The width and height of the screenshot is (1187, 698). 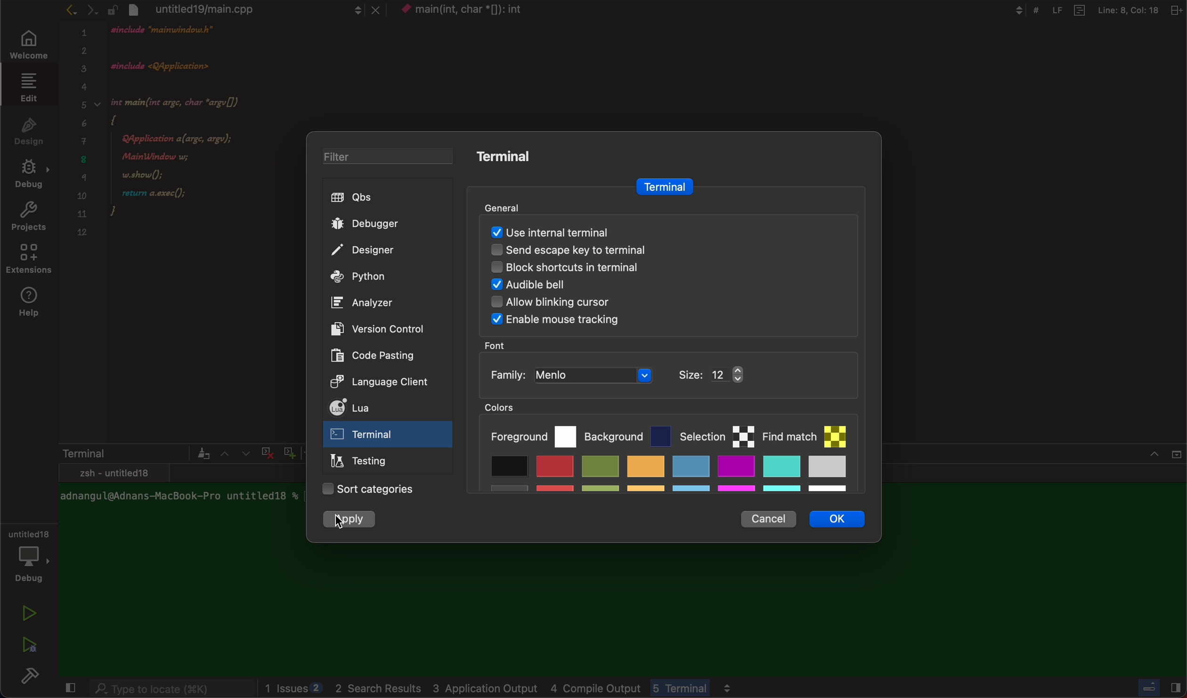 I want to click on font, so click(x=498, y=345).